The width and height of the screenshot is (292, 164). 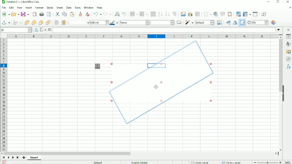 What do you see at coordinates (57, 22) in the screenshot?
I see `To foreground` at bounding box center [57, 22].